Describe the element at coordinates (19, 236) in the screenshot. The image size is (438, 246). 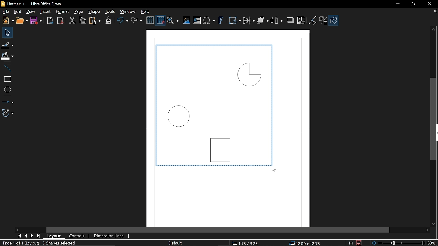
I see `First page` at that location.